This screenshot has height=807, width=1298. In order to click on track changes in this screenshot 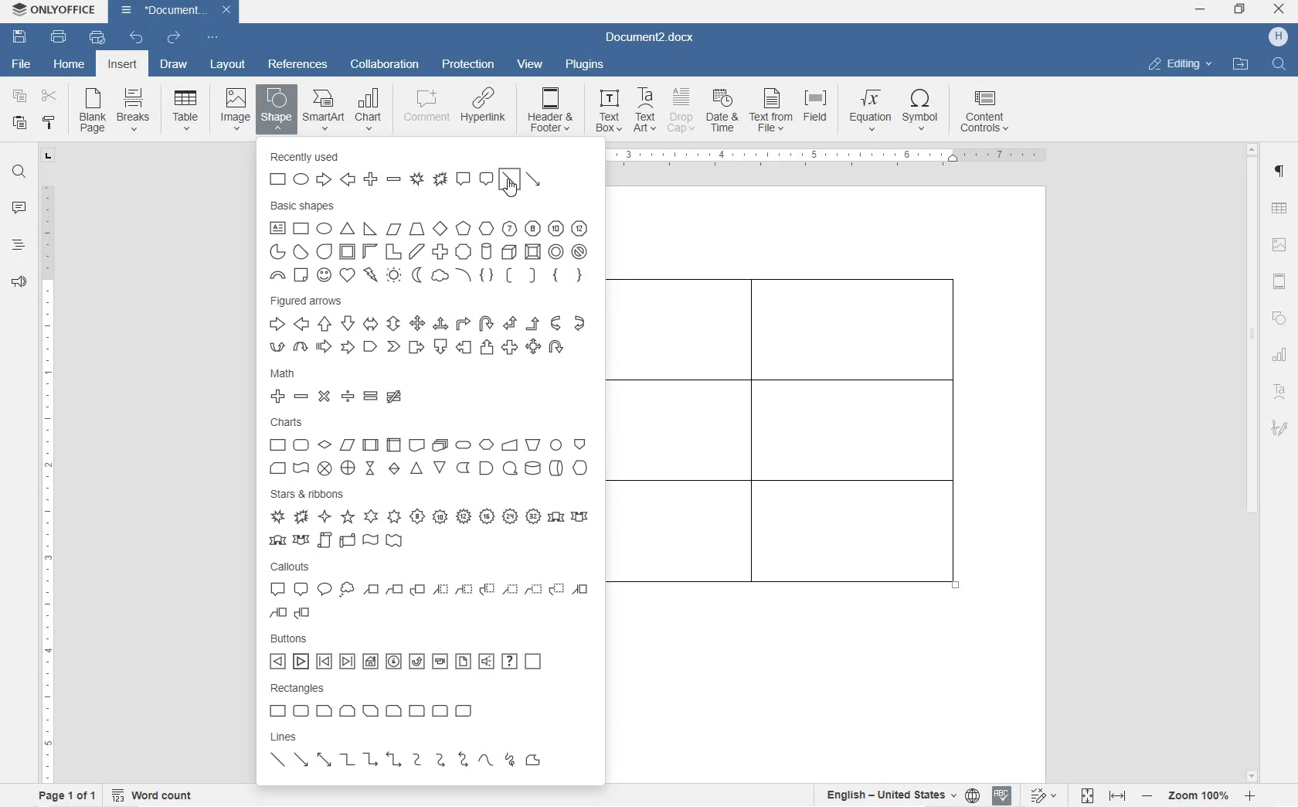, I will do `click(1047, 795)`.